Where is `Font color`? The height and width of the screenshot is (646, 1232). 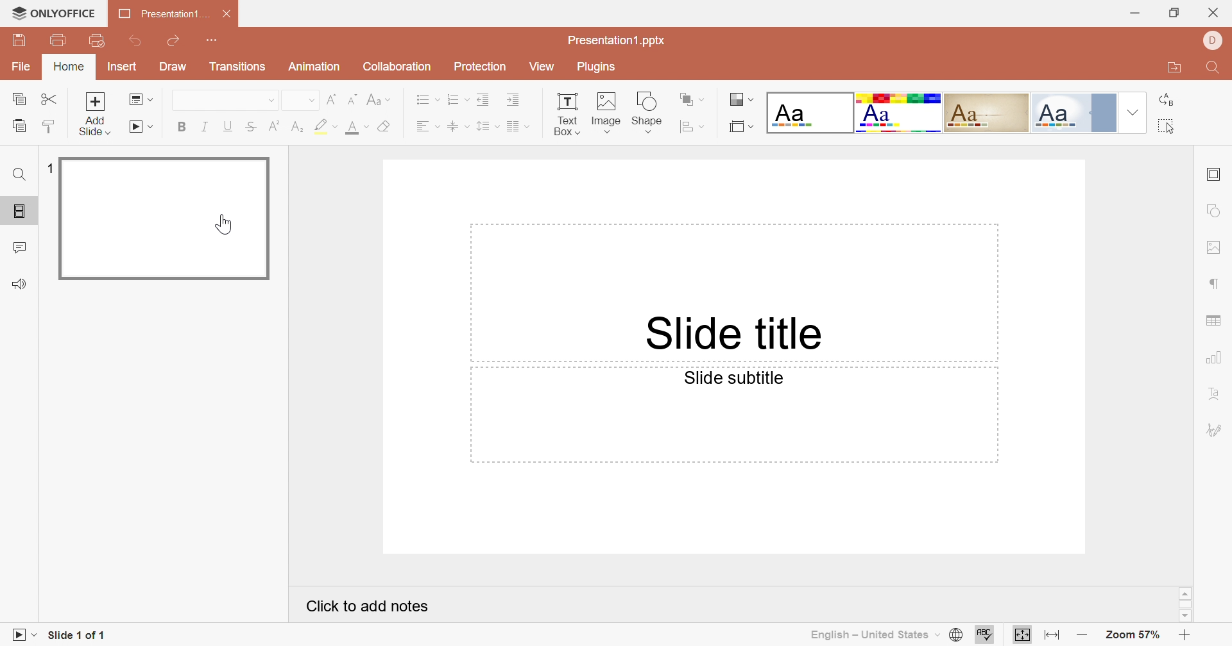 Font color is located at coordinates (352, 128).